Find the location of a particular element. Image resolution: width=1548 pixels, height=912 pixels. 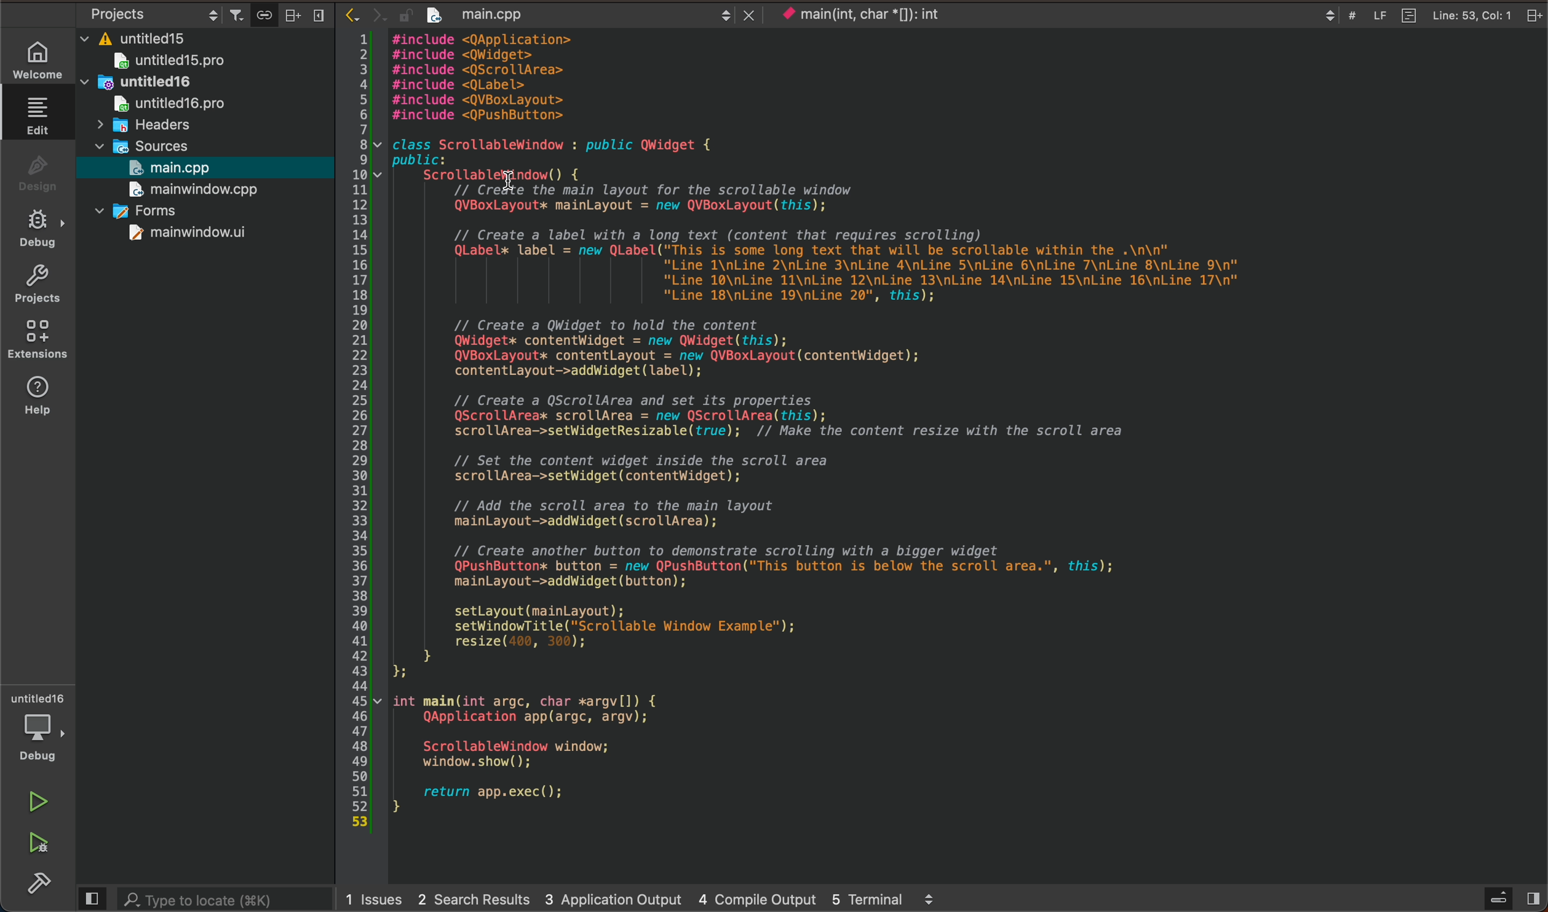

sources is located at coordinates (153, 144).